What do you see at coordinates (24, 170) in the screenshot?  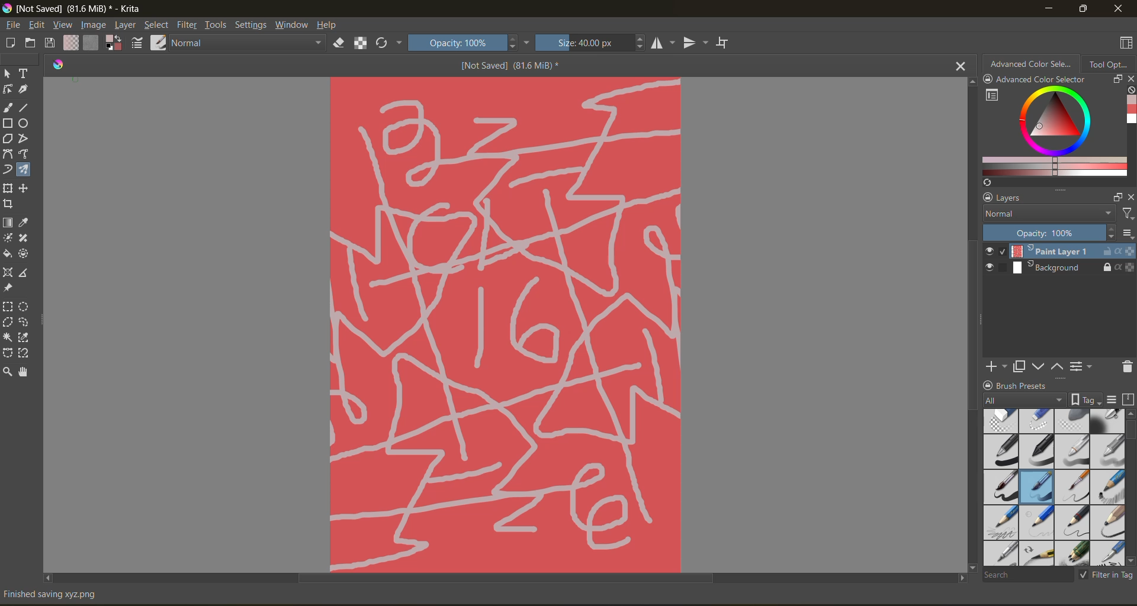 I see `tool` at bounding box center [24, 170].